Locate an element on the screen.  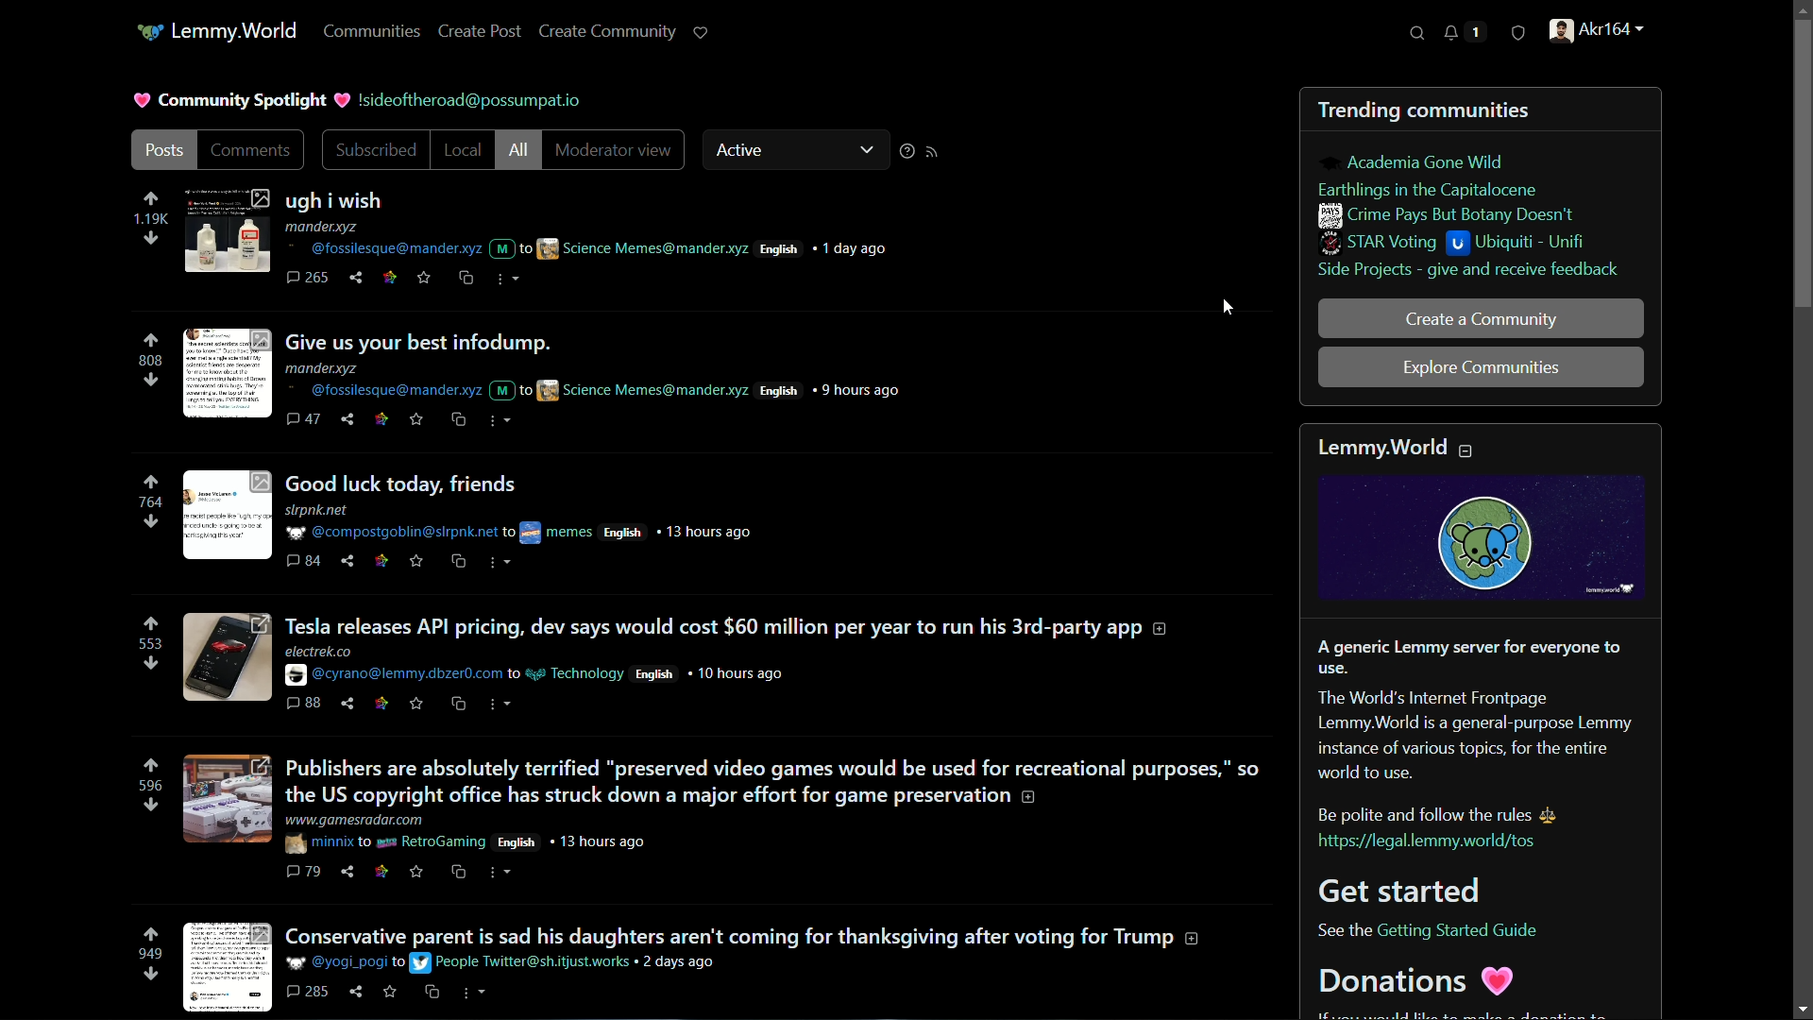
to is located at coordinates (399, 964).